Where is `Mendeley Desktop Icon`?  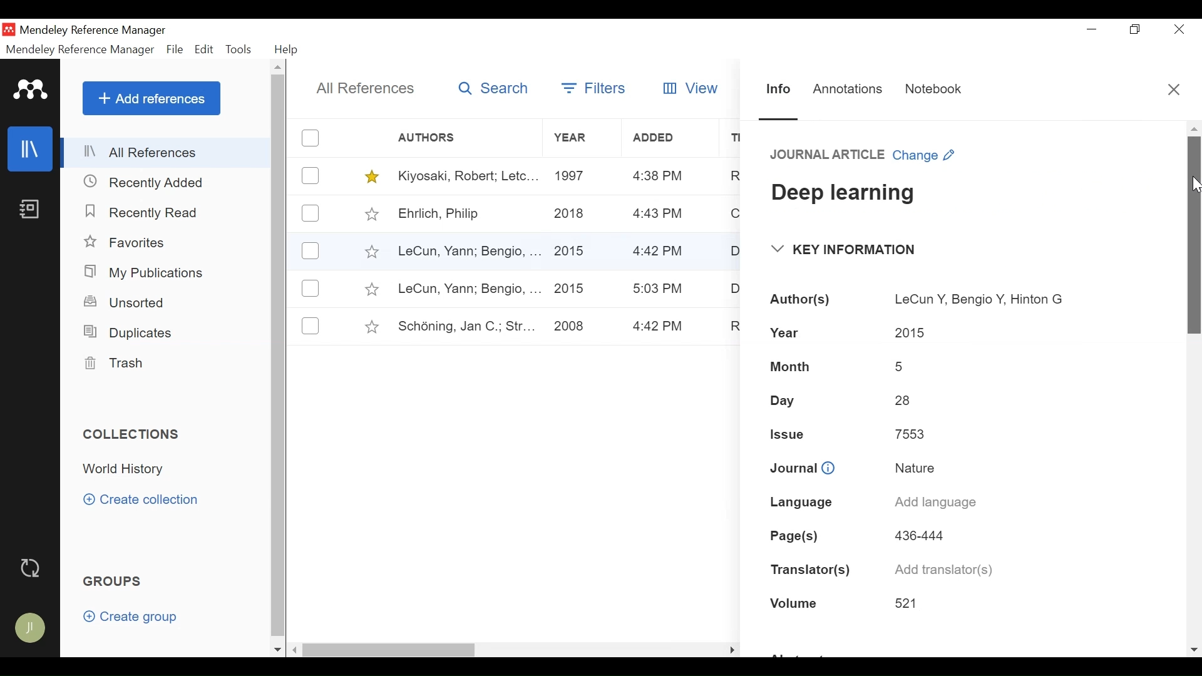
Mendeley Desktop Icon is located at coordinates (10, 29).